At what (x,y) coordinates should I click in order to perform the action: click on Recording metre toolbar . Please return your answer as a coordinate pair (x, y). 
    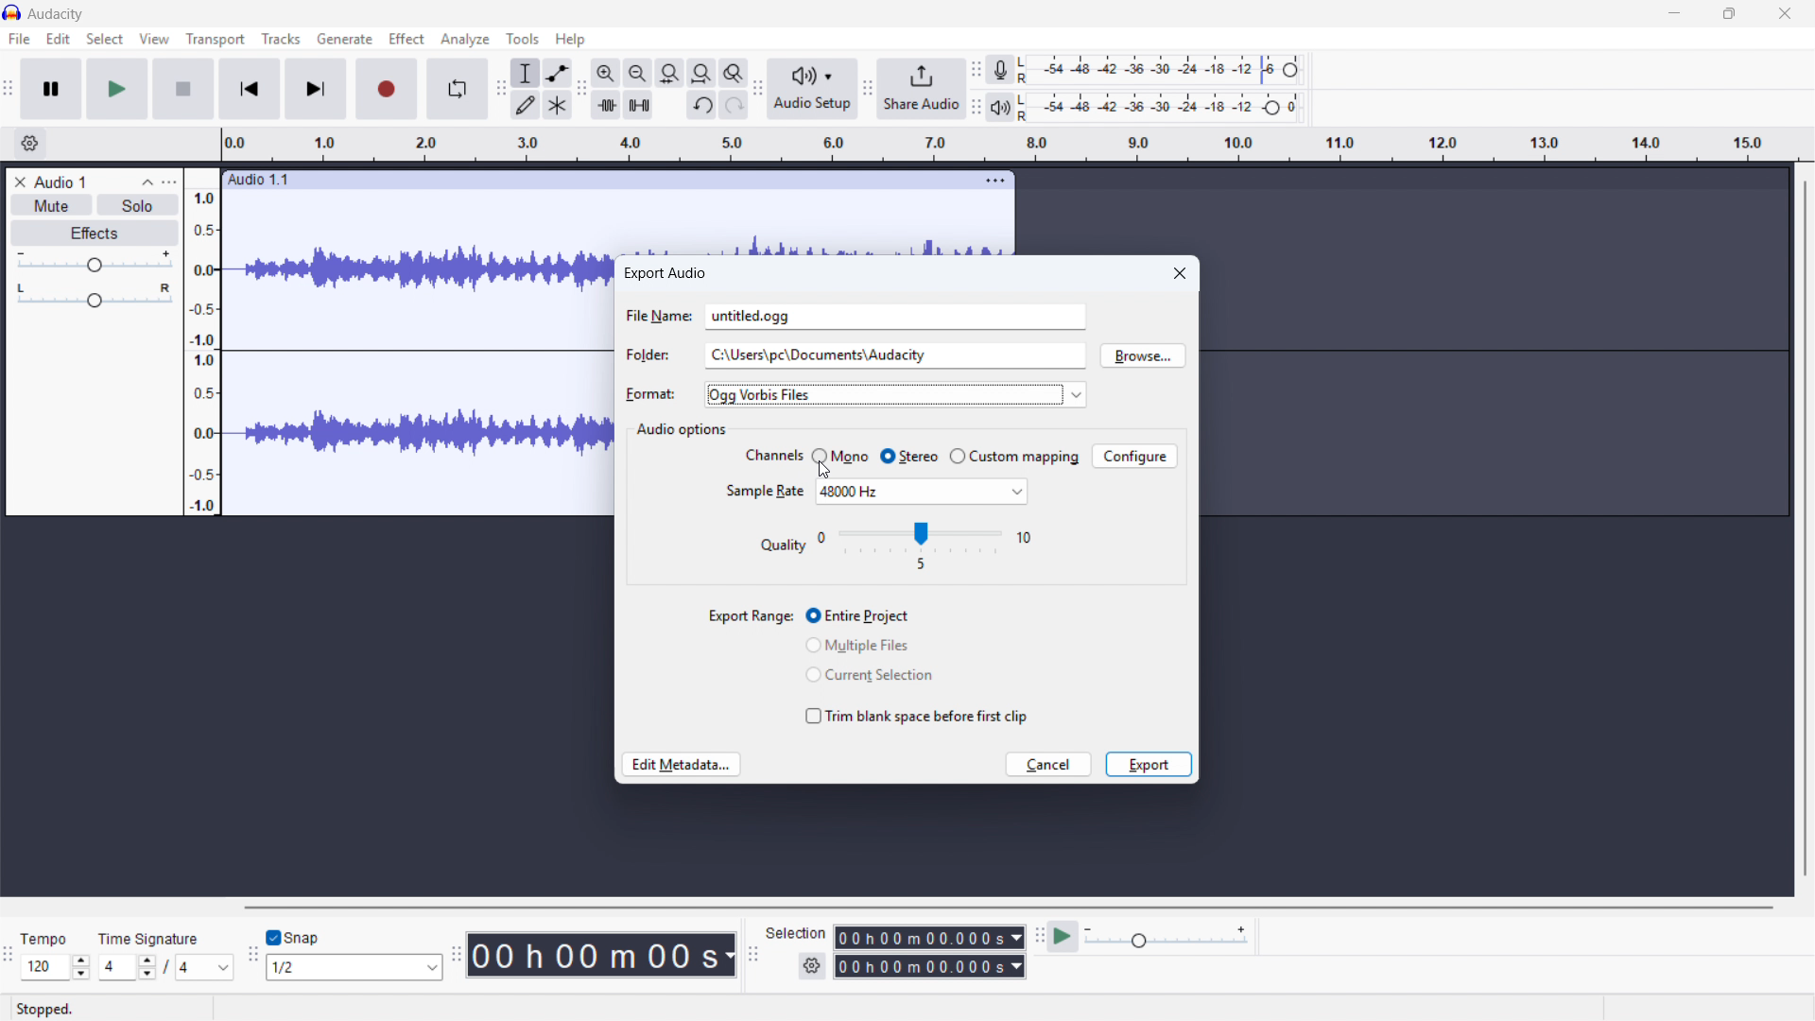
    Looking at the image, I should click on (977, 70).